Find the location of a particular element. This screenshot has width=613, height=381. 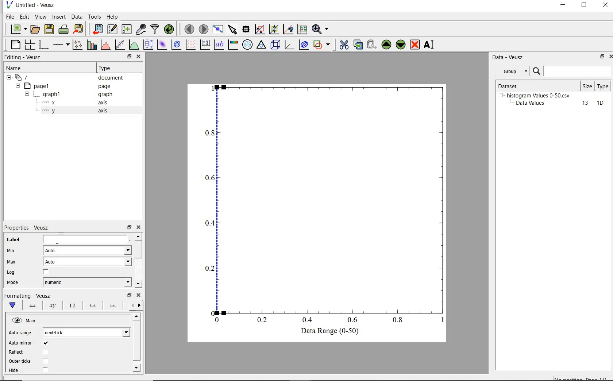

move down the selected widget is located at coordinates (401, 46).